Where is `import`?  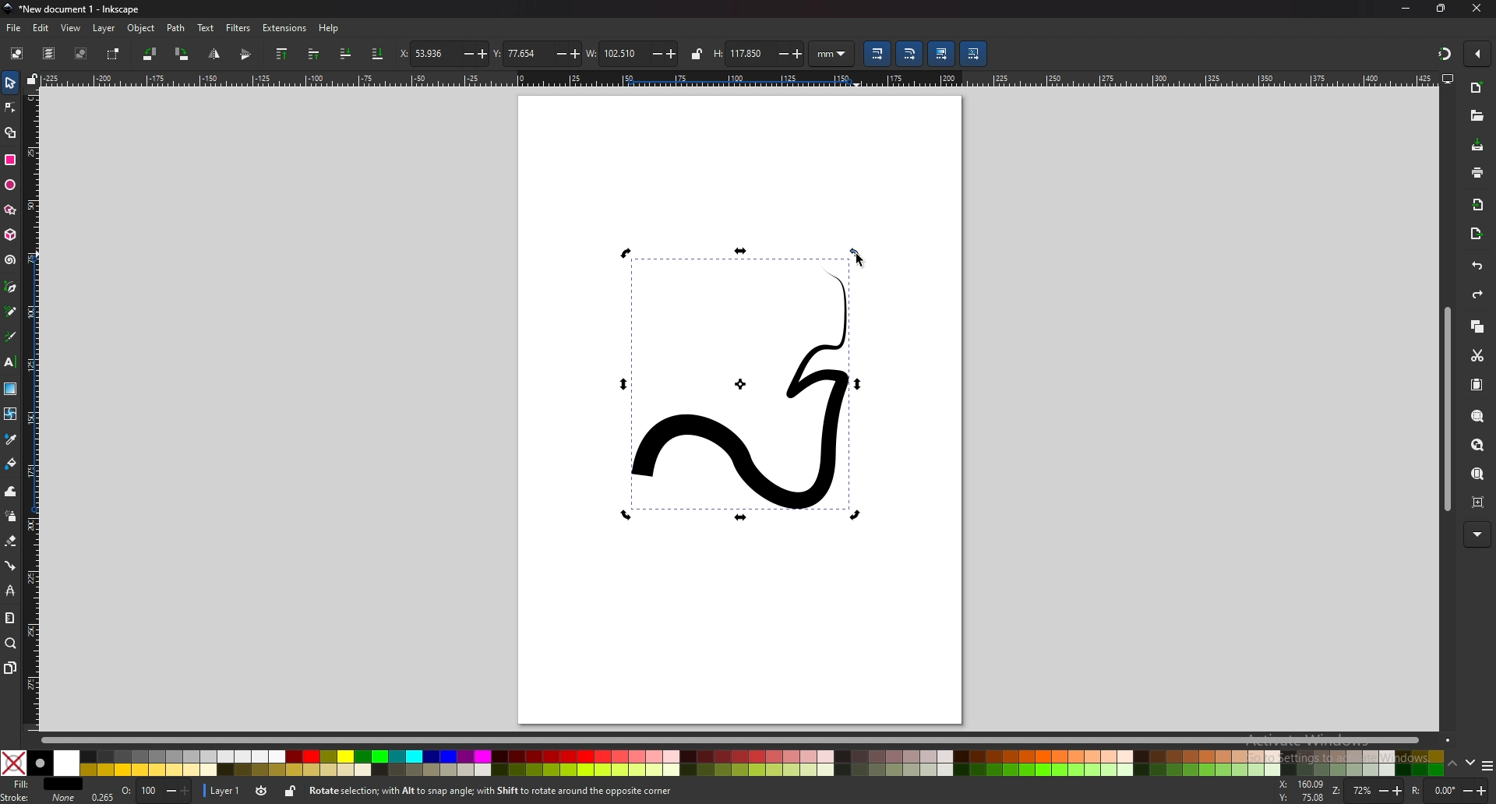
import is located at coordinates (1477, 206).